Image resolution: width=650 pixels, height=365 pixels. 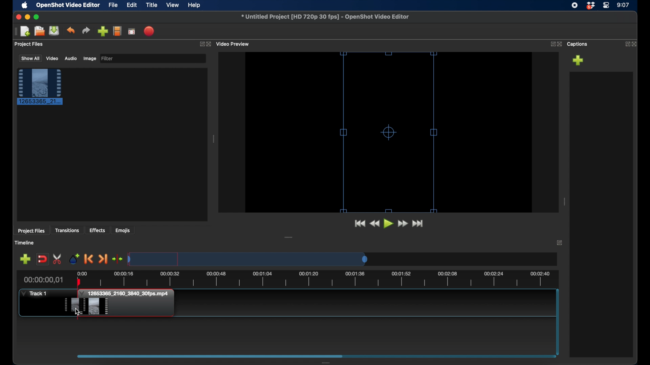 What do you see at coordinates (14, 31) in the screenshot?
I see `drag handle` at bounding box center [14, 31].